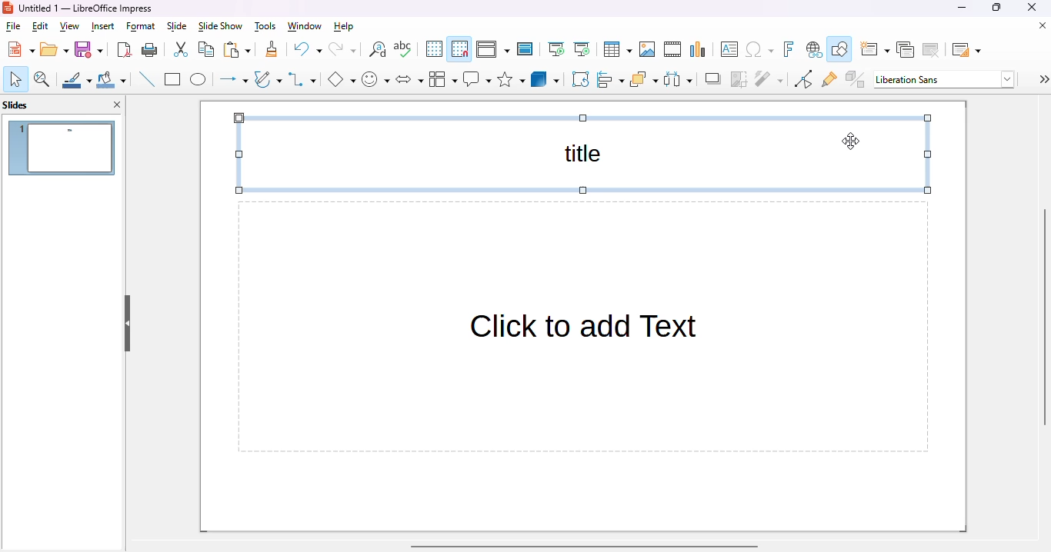 The height and width of the screenshot is (552, 1051). Describe the element at coordinates (76, 79) in the screenshot. I see `line color` at that location.